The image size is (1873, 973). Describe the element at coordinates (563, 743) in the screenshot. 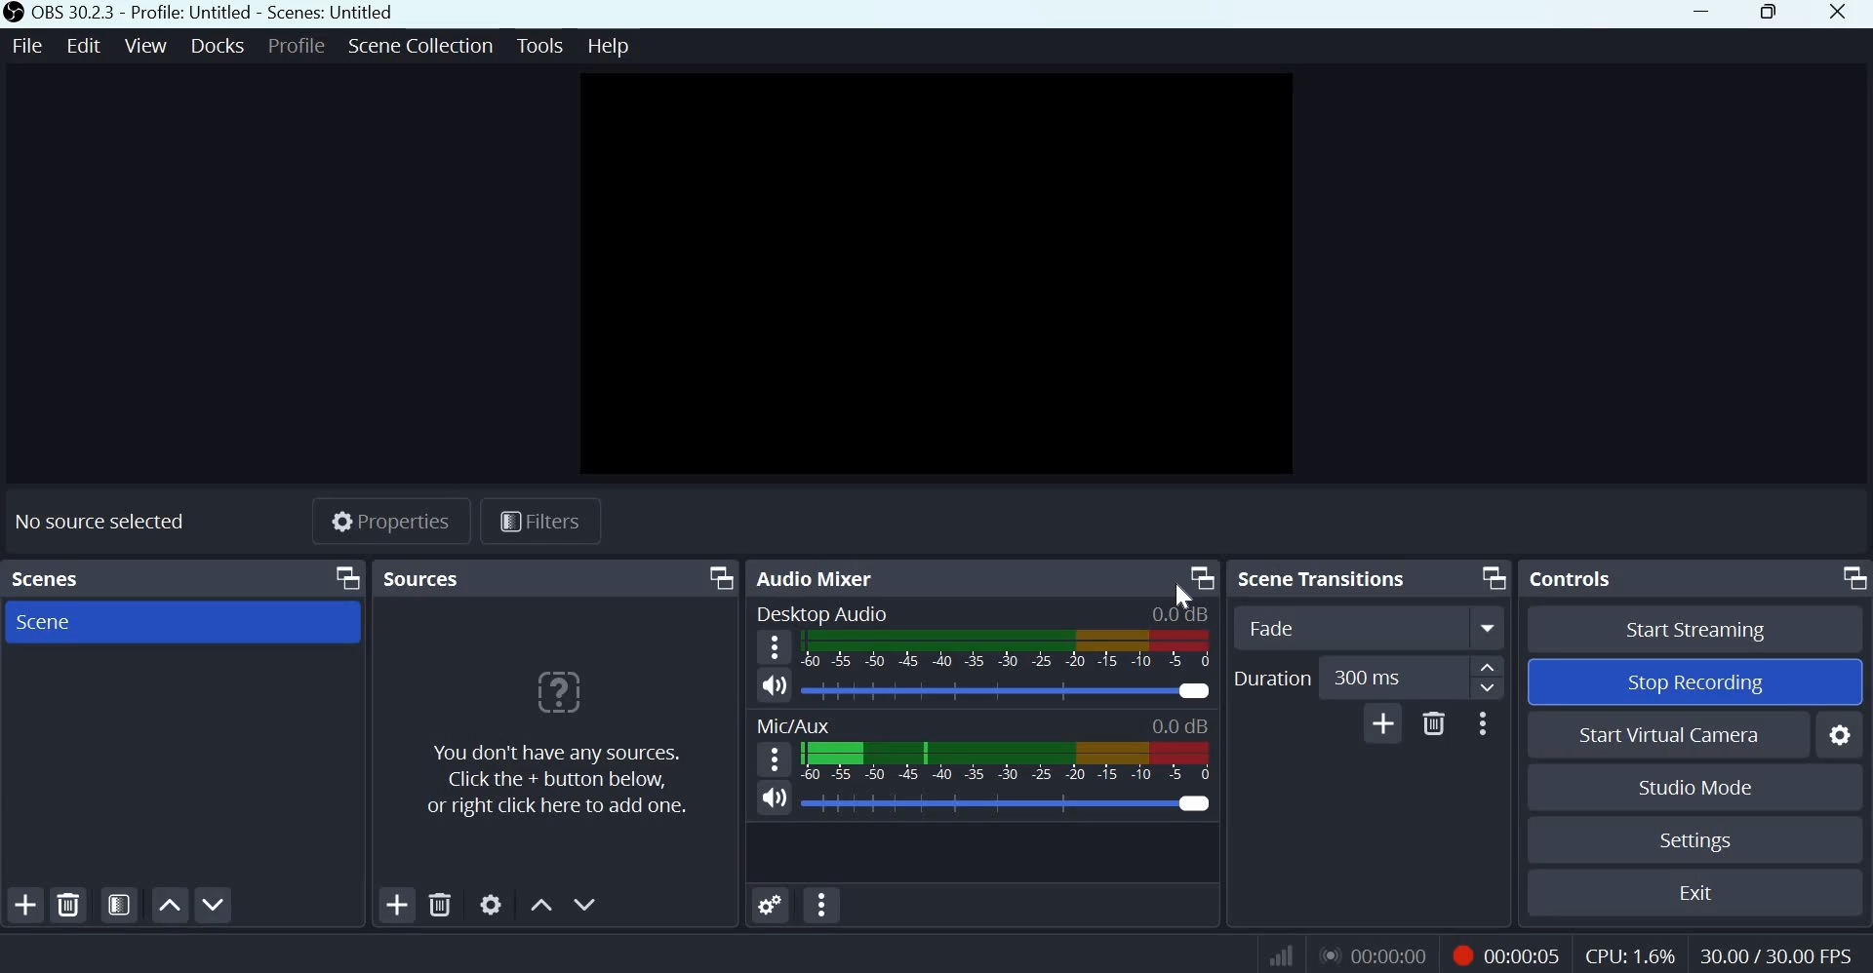

I see `You don't have any sources. Click the +button below, or right click here to add one. ` at that location.